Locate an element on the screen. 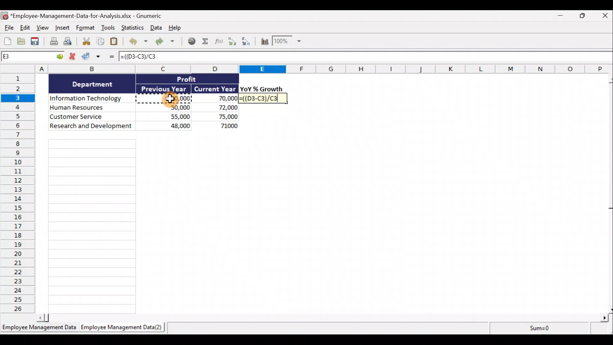  Maximise is located at coordinates (585, 16).